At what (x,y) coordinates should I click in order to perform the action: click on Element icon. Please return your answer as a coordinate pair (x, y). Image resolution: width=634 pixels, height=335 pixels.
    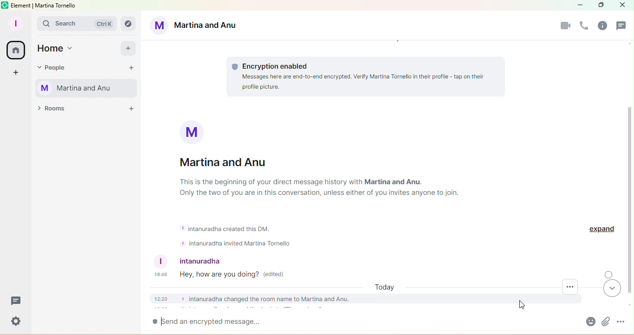
    Looking at the image, I should click on (4, 5).